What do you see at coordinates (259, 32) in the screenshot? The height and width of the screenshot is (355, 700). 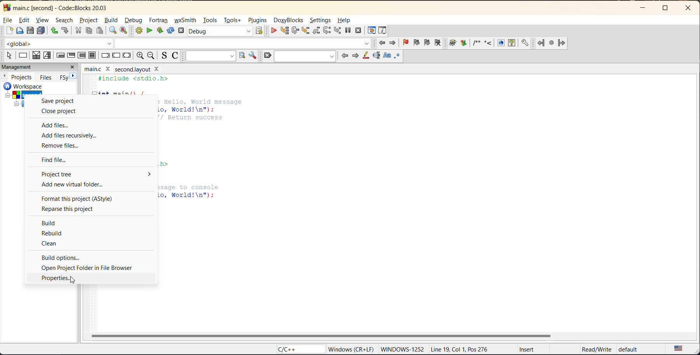 I see `show select target dialog` at bounding box center [259, 32].